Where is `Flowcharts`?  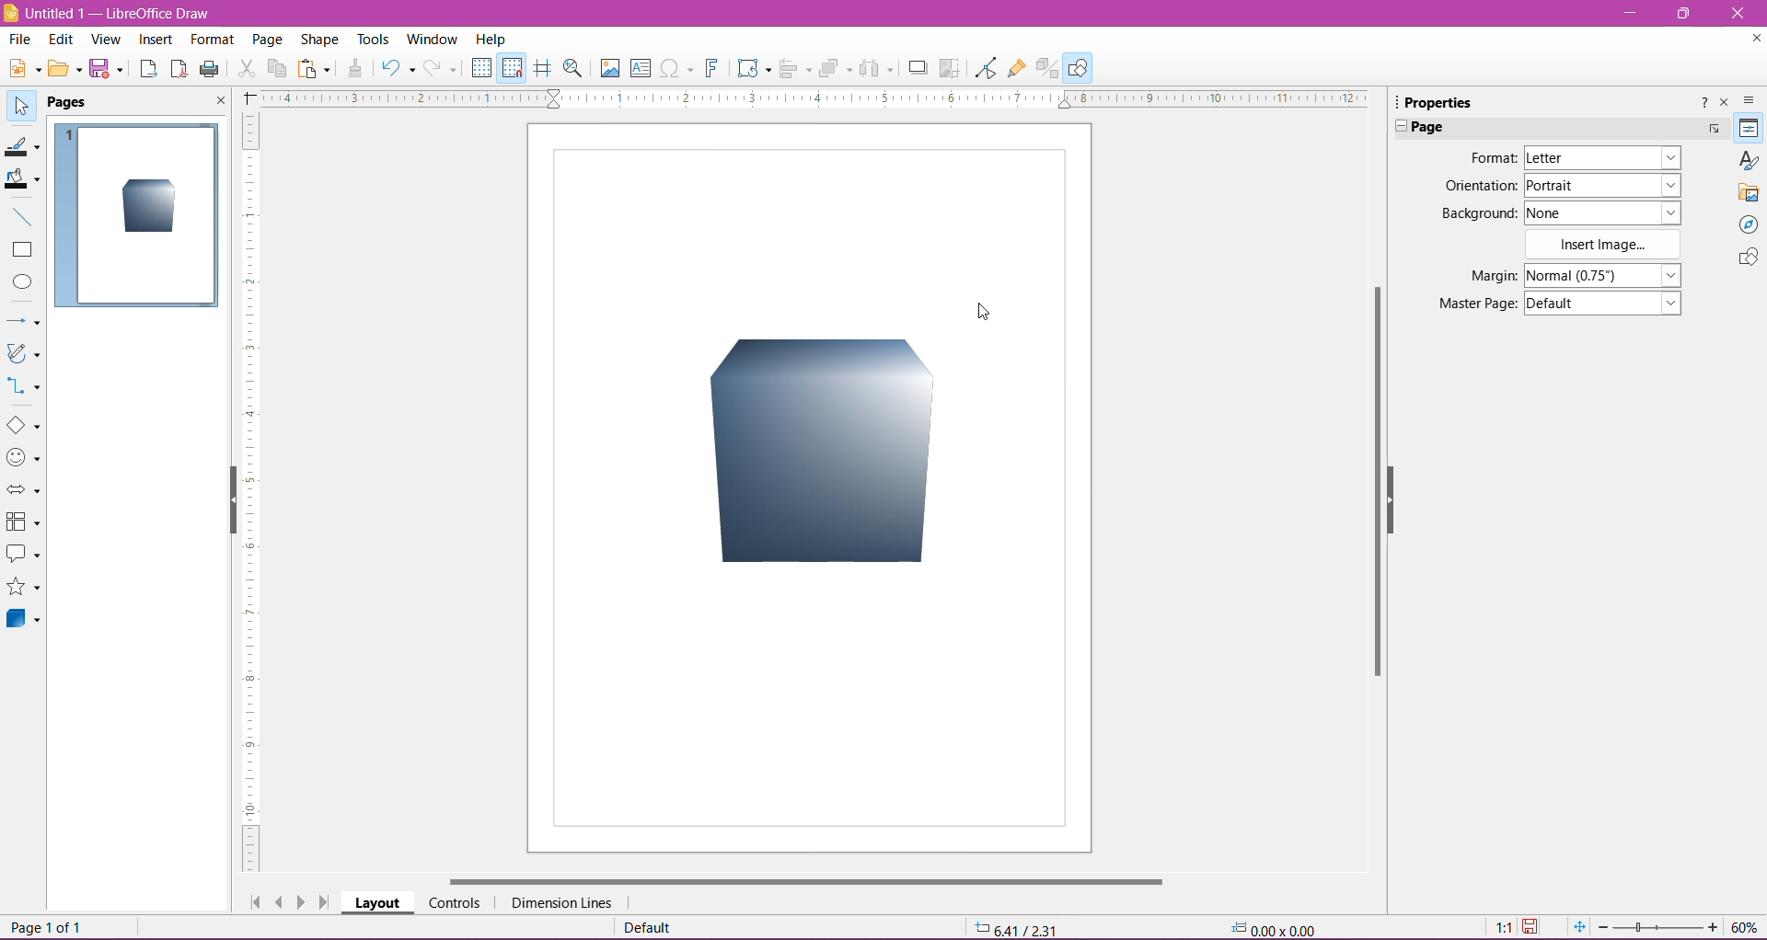
Flowcharts is located at coordinates (23, 522).